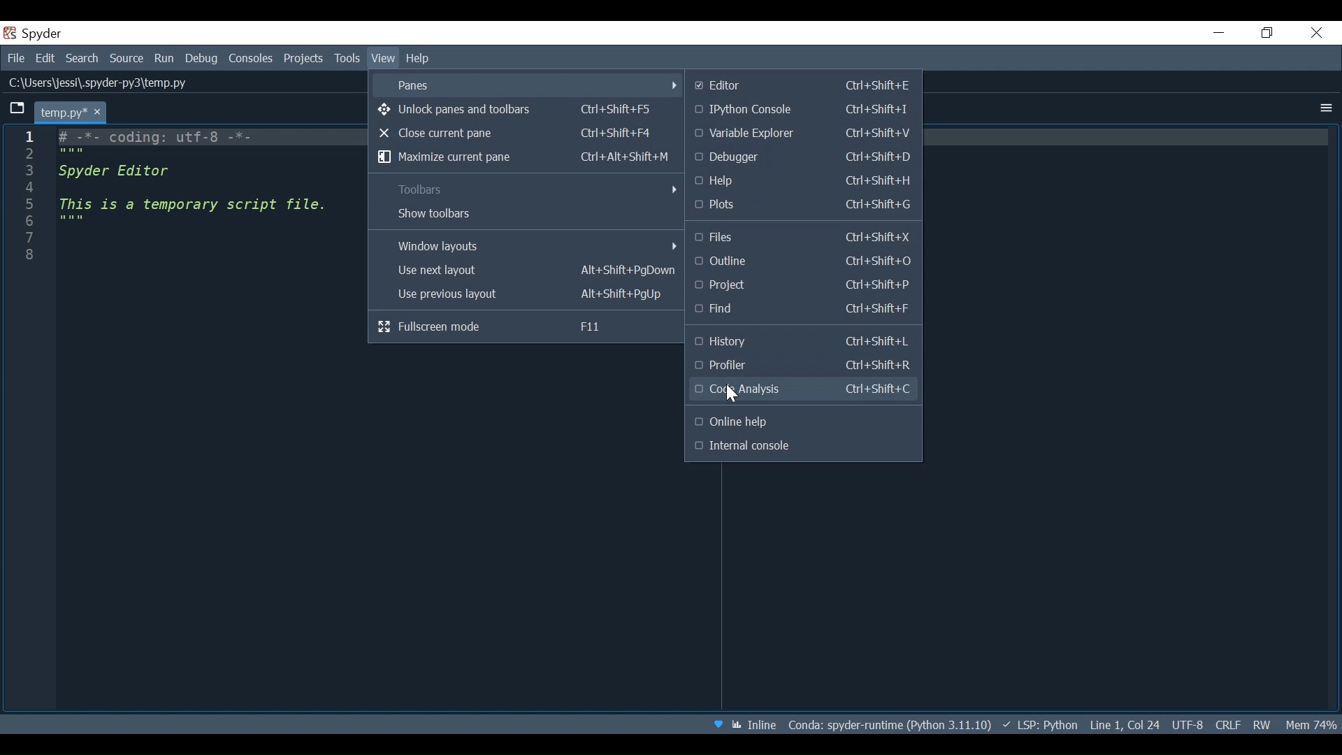  I want to click on History, so click(804, 343).